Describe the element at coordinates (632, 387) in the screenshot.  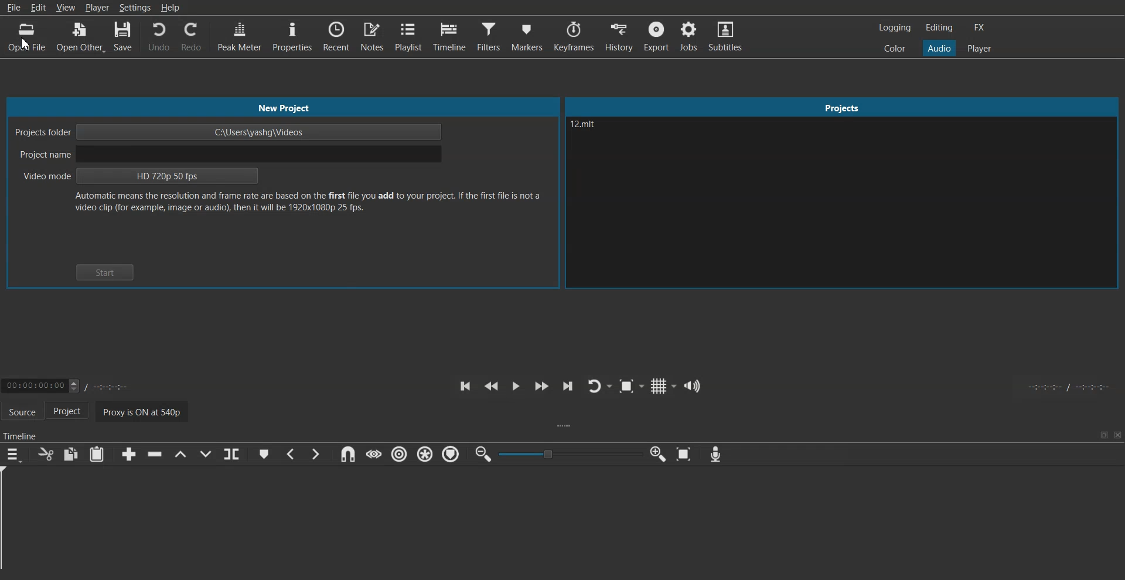
I see `Toggle Zoom` at that location.